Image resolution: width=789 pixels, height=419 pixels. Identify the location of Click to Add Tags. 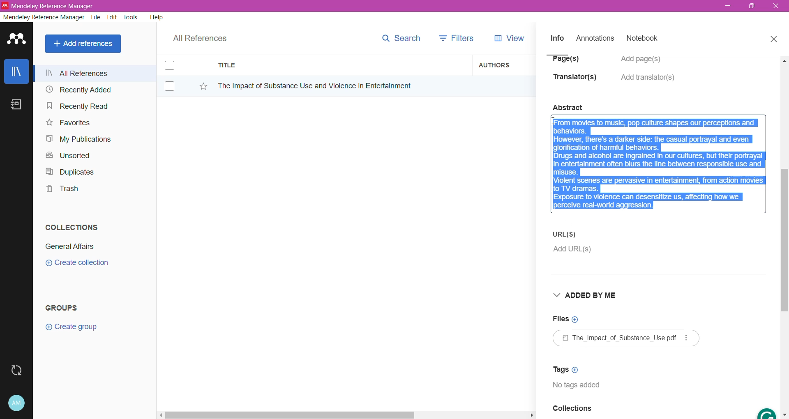
(568, 369).